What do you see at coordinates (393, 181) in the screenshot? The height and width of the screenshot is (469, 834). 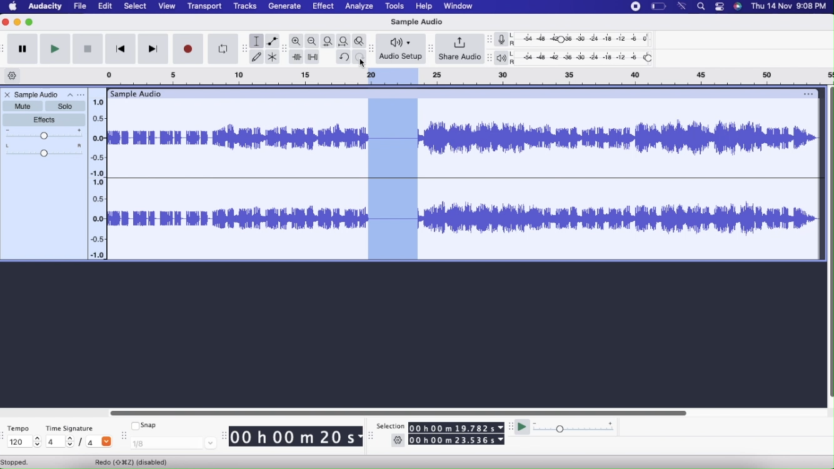 I see `Edit` at bounding box center [393, 181].